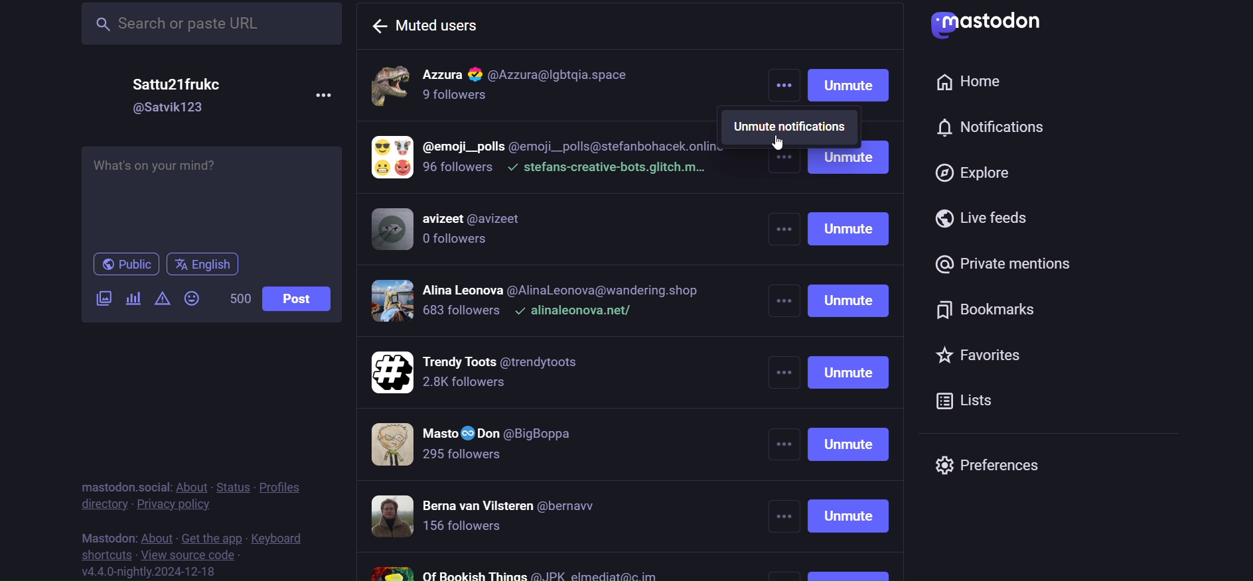 This screenshot has height=581, width=1253. I want to click on post here, so click(213, 194).